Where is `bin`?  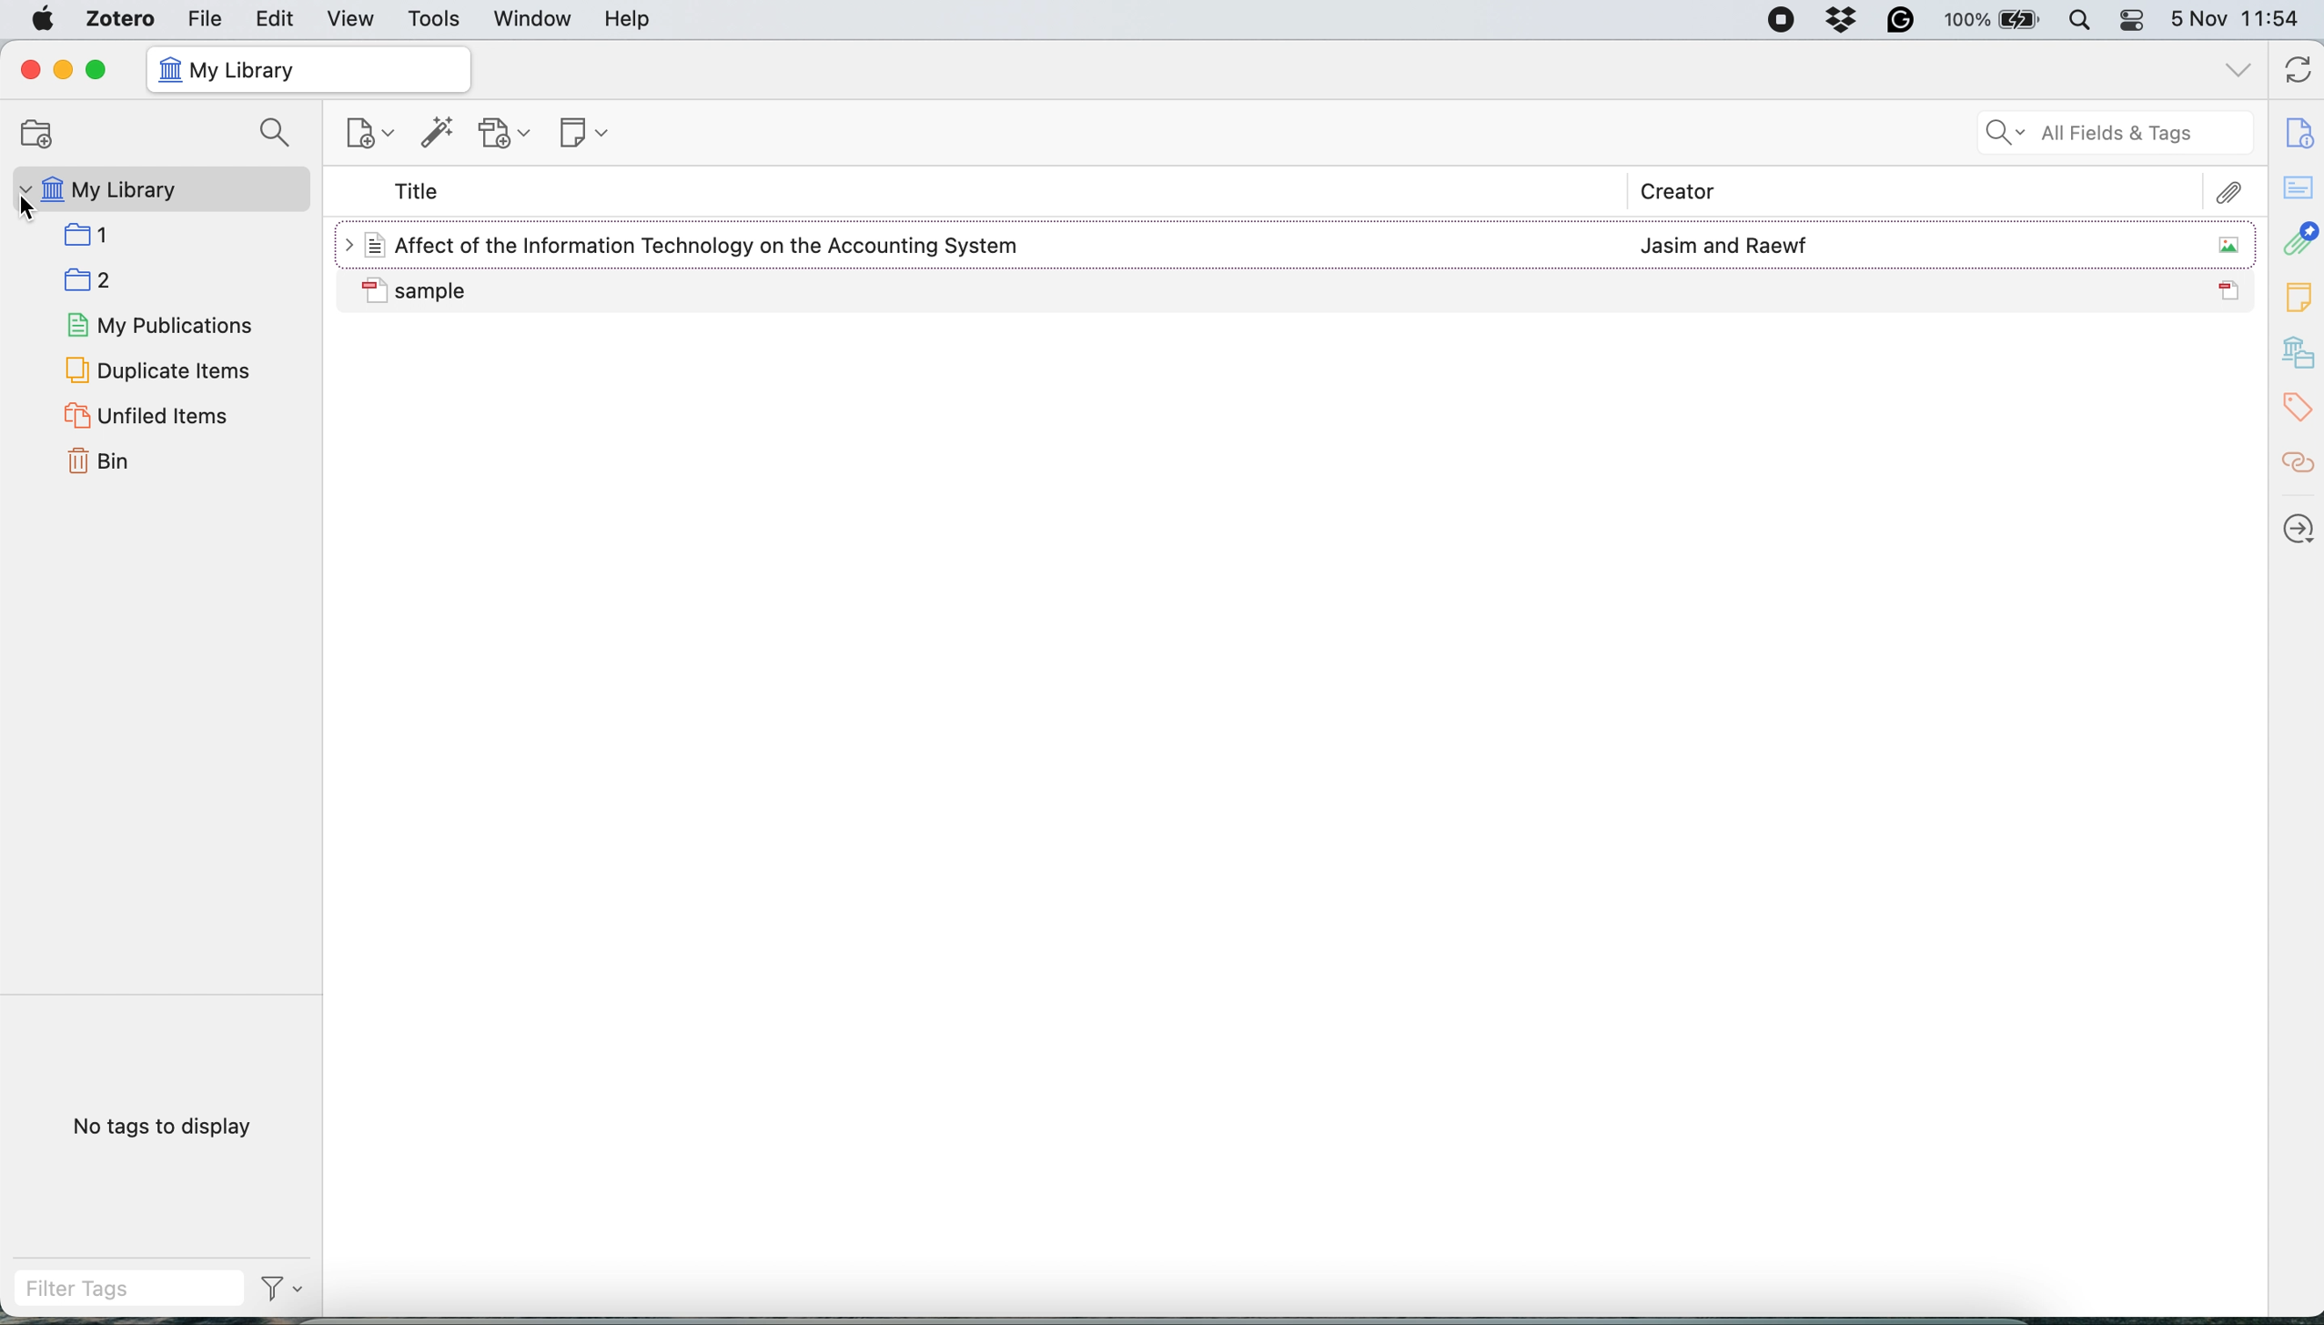 bin is located at coordinates (96, 465).